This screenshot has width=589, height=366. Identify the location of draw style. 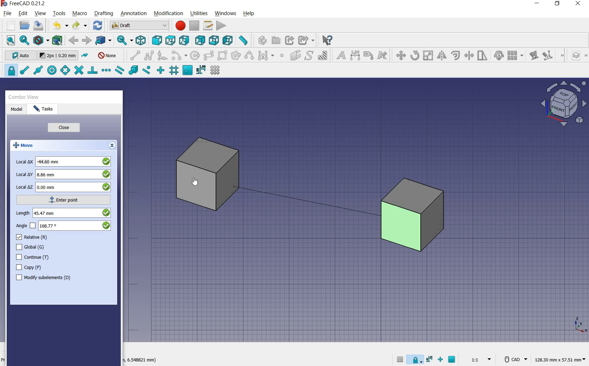
(40, 40).